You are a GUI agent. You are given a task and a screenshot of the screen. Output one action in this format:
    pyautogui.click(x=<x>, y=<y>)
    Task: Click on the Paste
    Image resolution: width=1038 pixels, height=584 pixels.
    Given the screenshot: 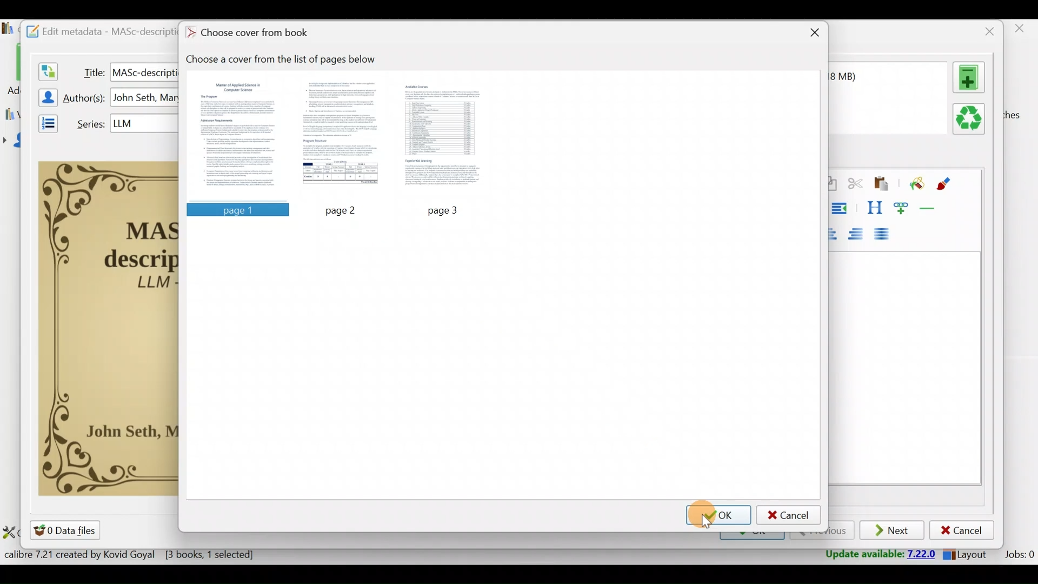 What is the action you would take?
    pyautogui.click(x=883, y=184)
    